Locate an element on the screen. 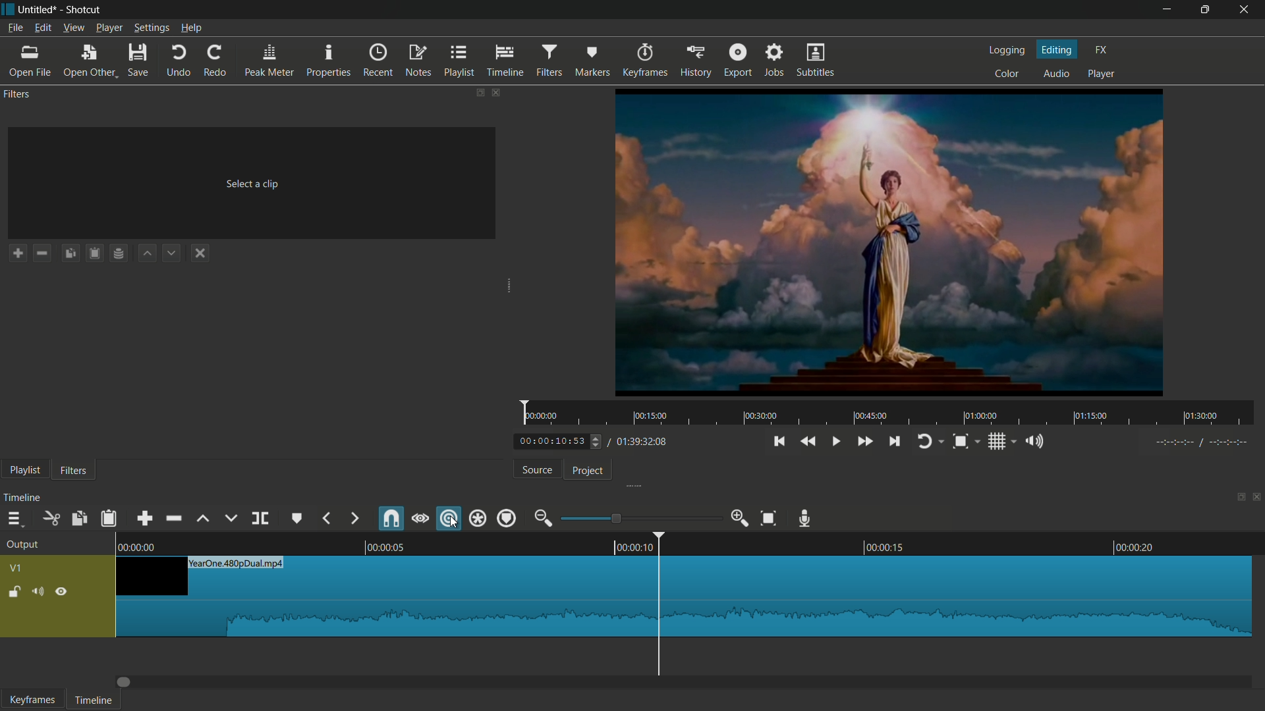  hide is located at coordinates (64, 591).